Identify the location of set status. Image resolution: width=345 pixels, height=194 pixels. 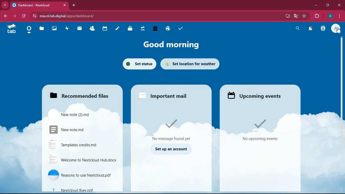
(138, 63).